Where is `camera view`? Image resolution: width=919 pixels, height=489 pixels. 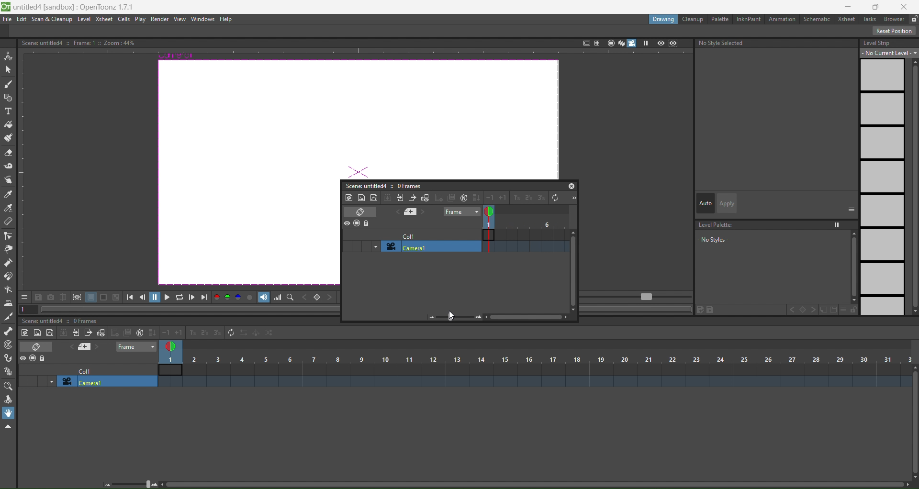
camera view is located at coordinates (627, 43).